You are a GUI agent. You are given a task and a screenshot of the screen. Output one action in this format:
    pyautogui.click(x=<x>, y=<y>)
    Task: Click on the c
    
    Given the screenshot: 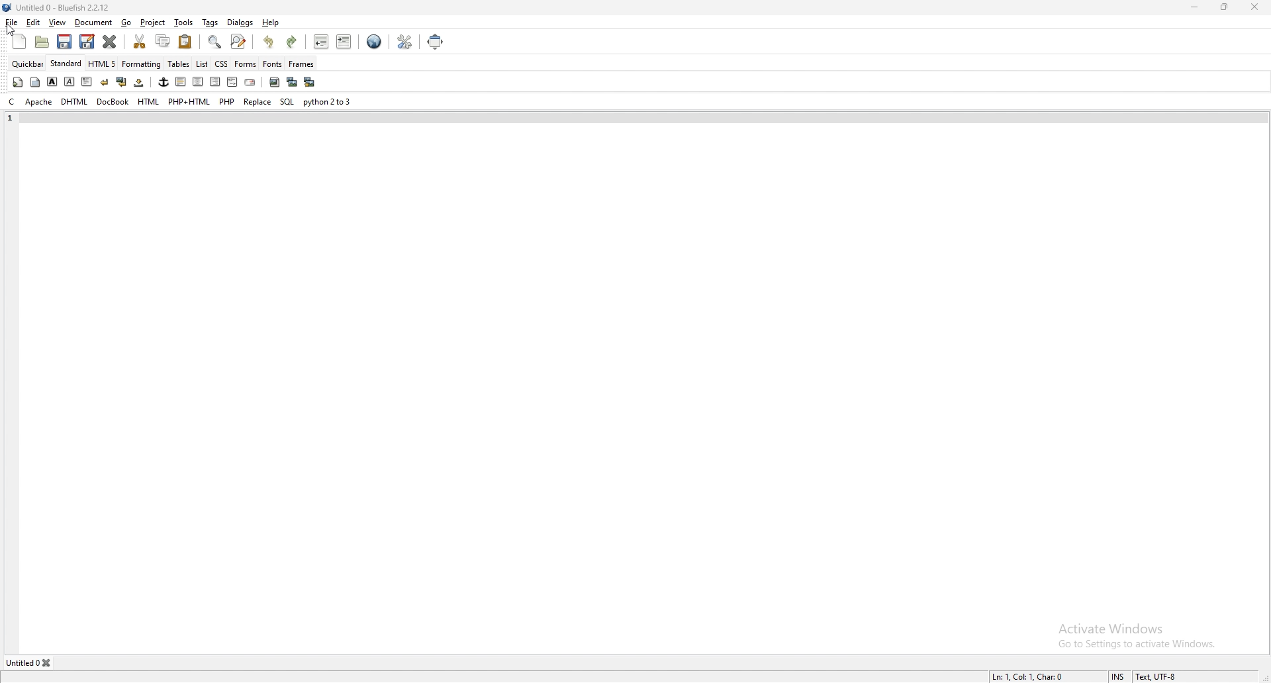 What is the action you would take?
    pyautogui.click(x=13, y=101)
    